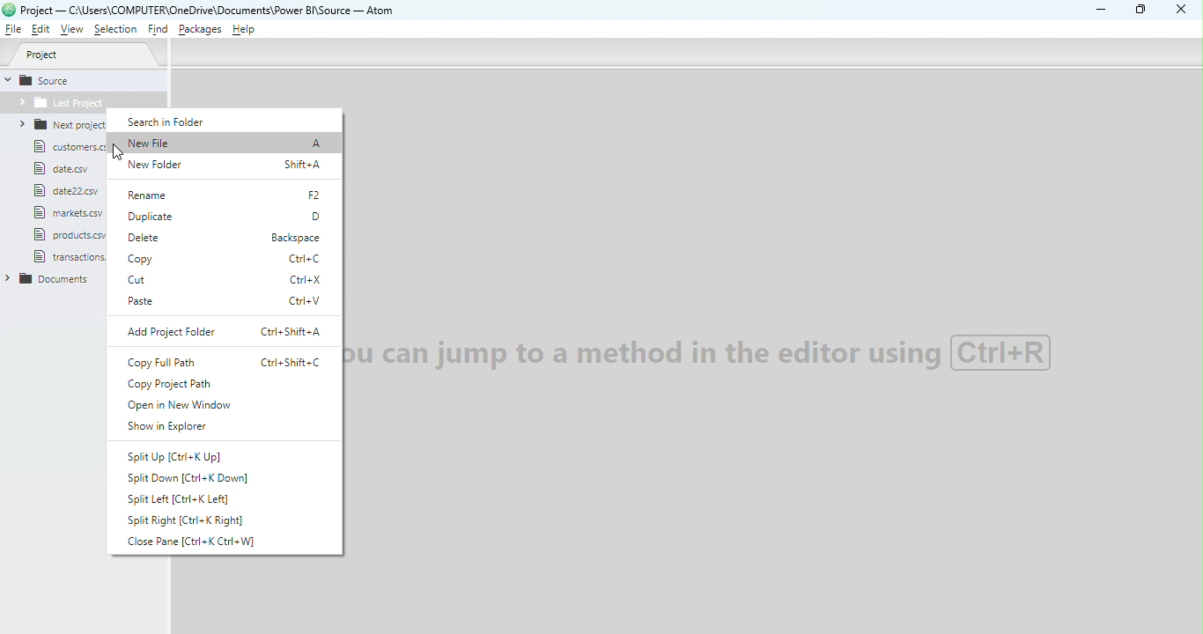 The width and height of the screenshot is (1203, 634). What do you see at coordinates (55, 168) in the screenshot?
I see `file` at bounding box center [55, 168].